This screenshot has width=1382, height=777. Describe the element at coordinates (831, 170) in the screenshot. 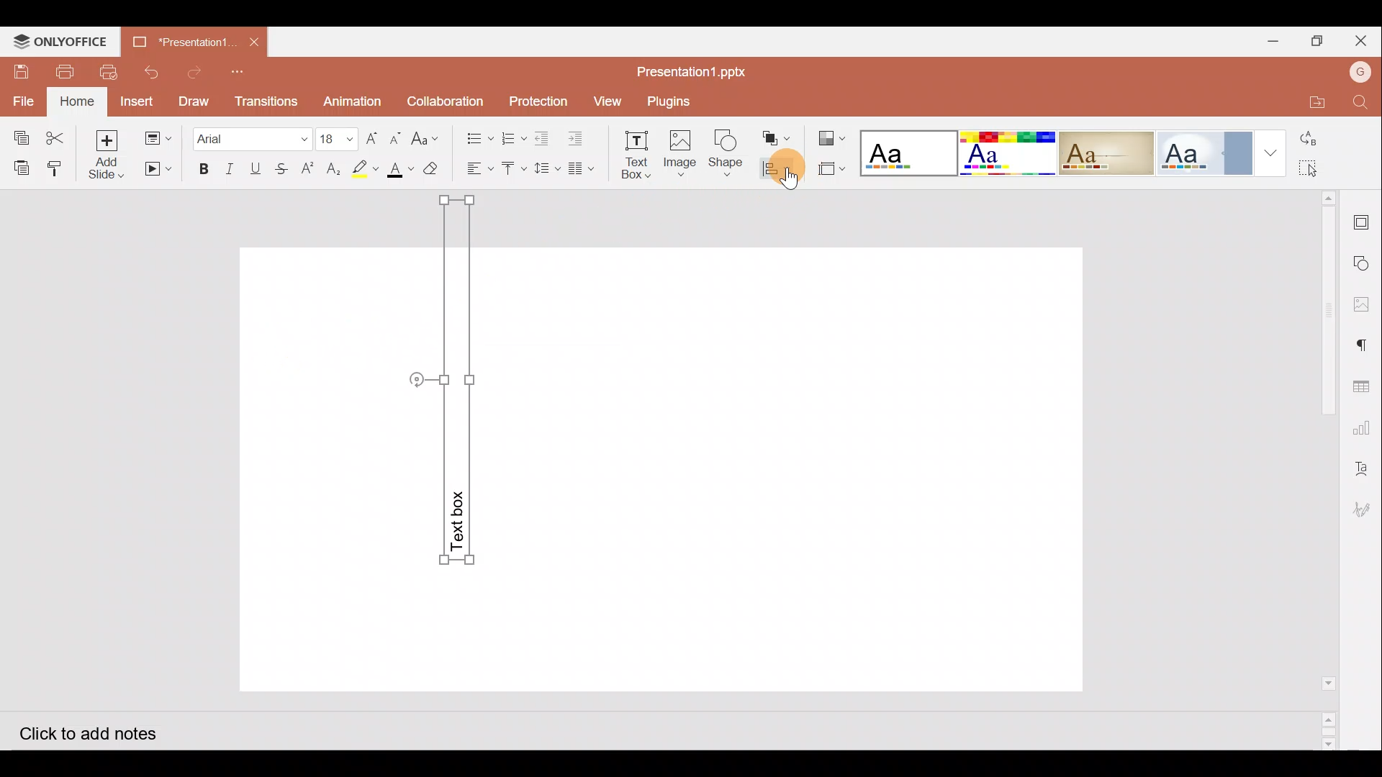

I see `Select slide size` at that location.